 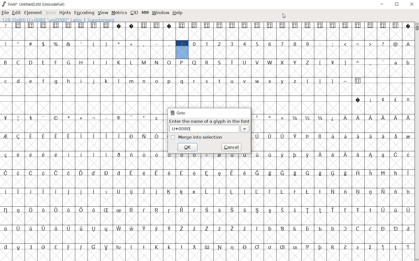 I want to click on glyph, so click(x=320, y=118).